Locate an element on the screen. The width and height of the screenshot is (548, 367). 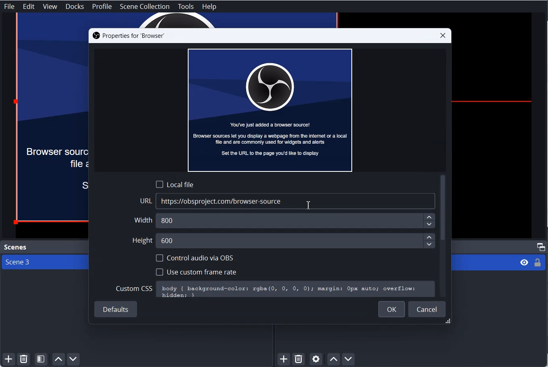
Help is located at coordinates (209, 7).